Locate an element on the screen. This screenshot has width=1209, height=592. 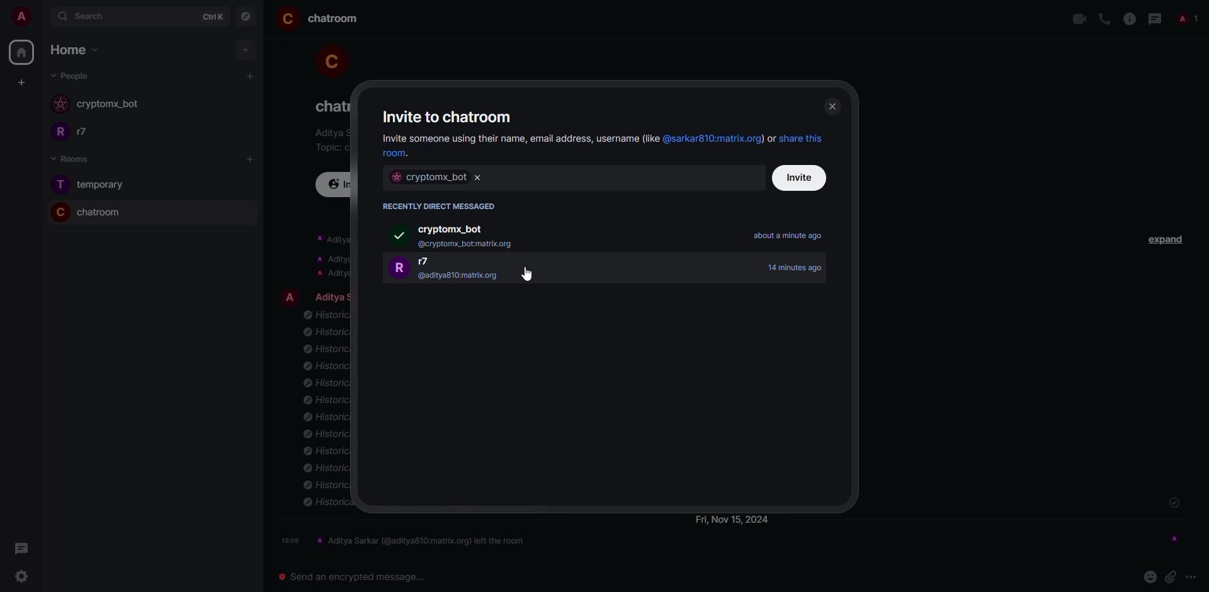
profile is located at coordinates (59, 185).